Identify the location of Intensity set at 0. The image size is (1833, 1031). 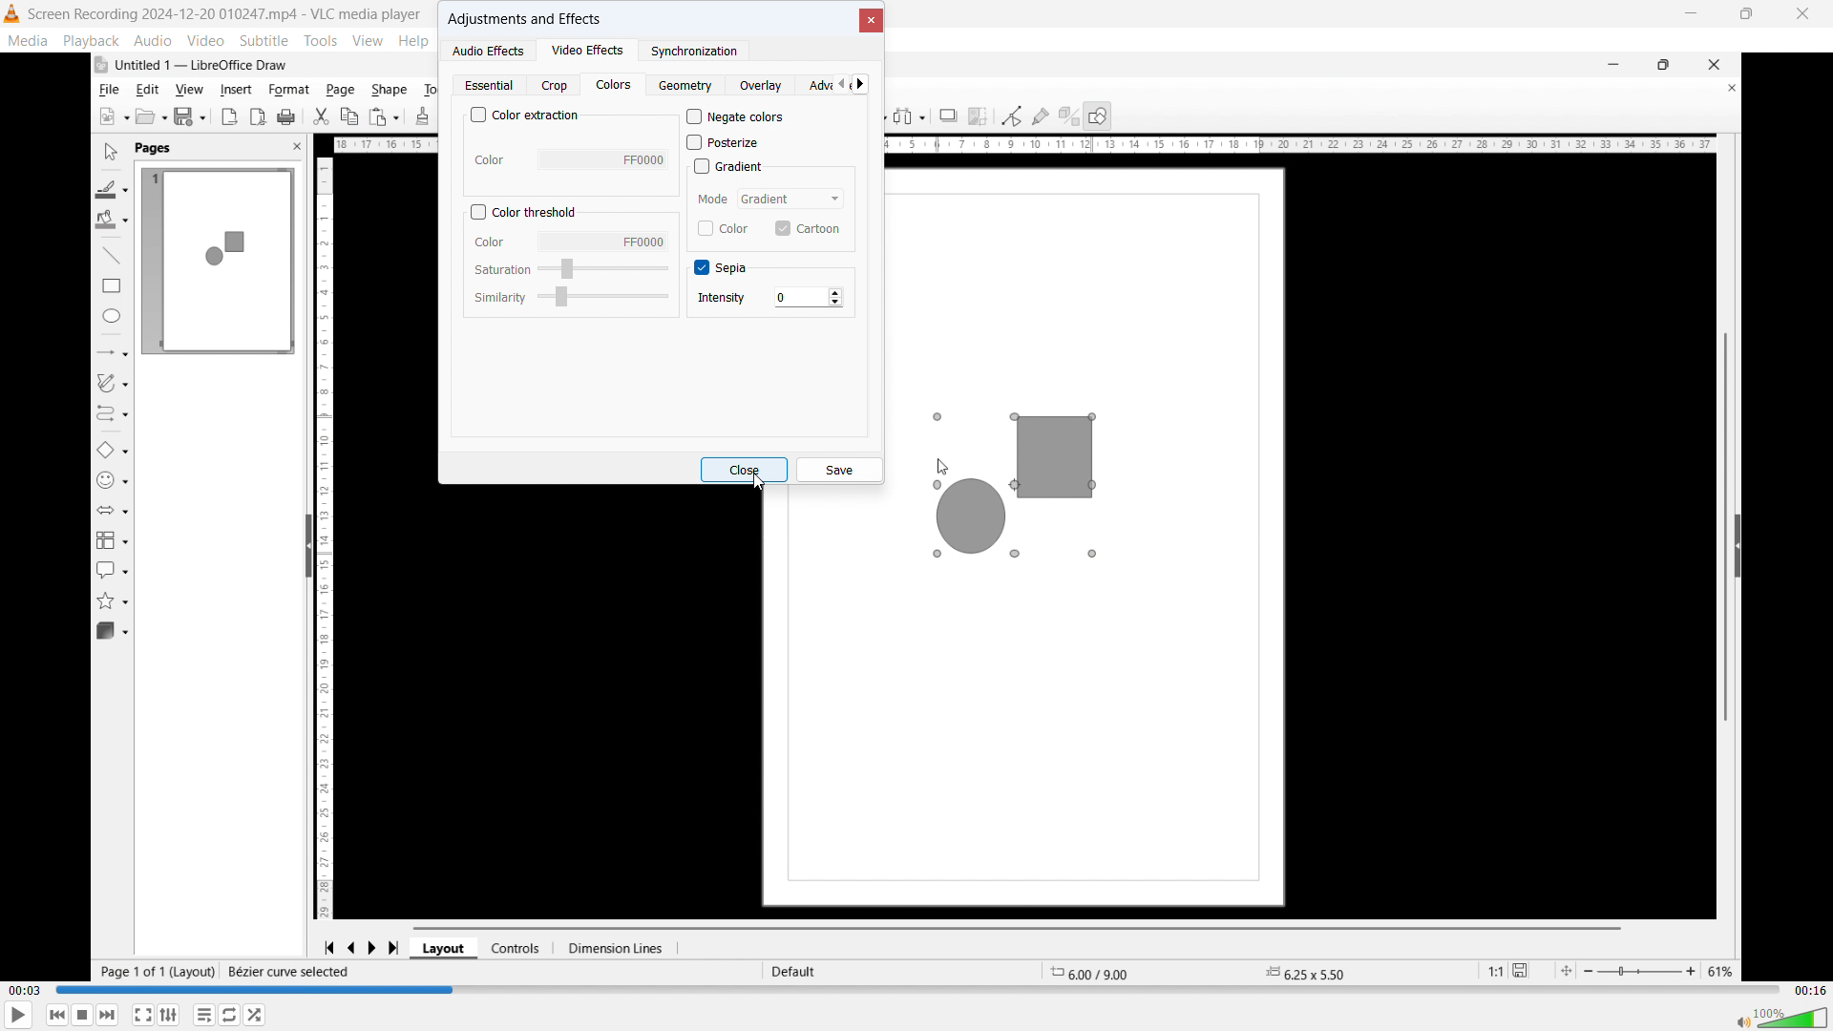
(810, 297).